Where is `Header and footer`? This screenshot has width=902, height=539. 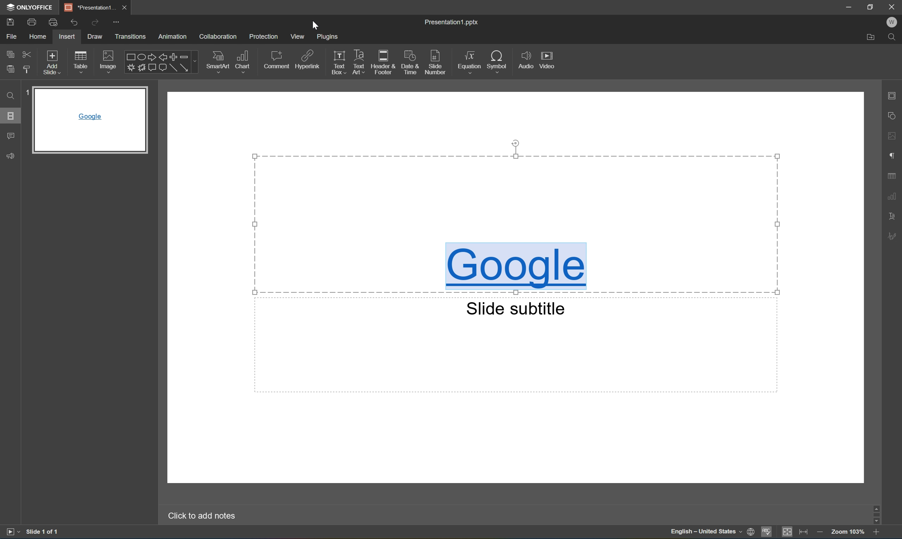
Header and footer is located at coordinates (384, 61).